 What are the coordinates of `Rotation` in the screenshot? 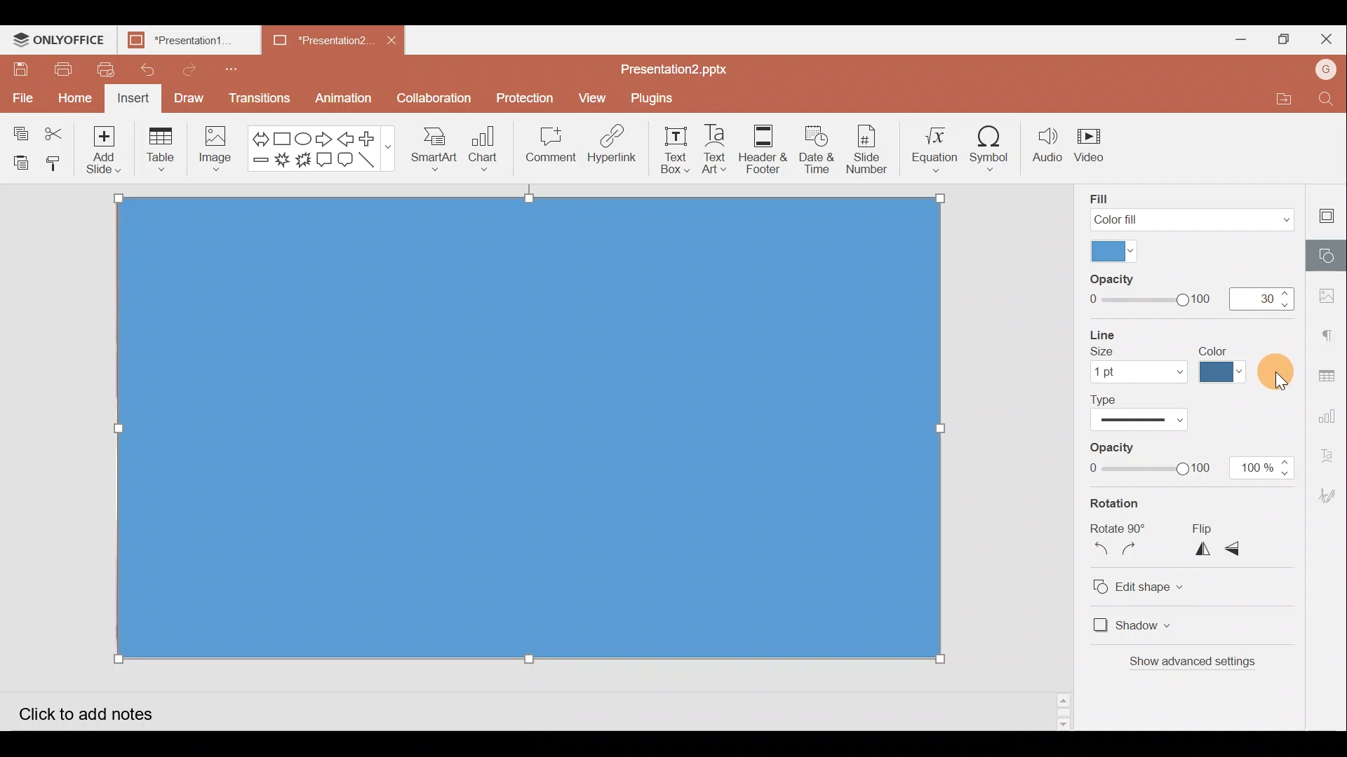 It's located at (1124, 505).